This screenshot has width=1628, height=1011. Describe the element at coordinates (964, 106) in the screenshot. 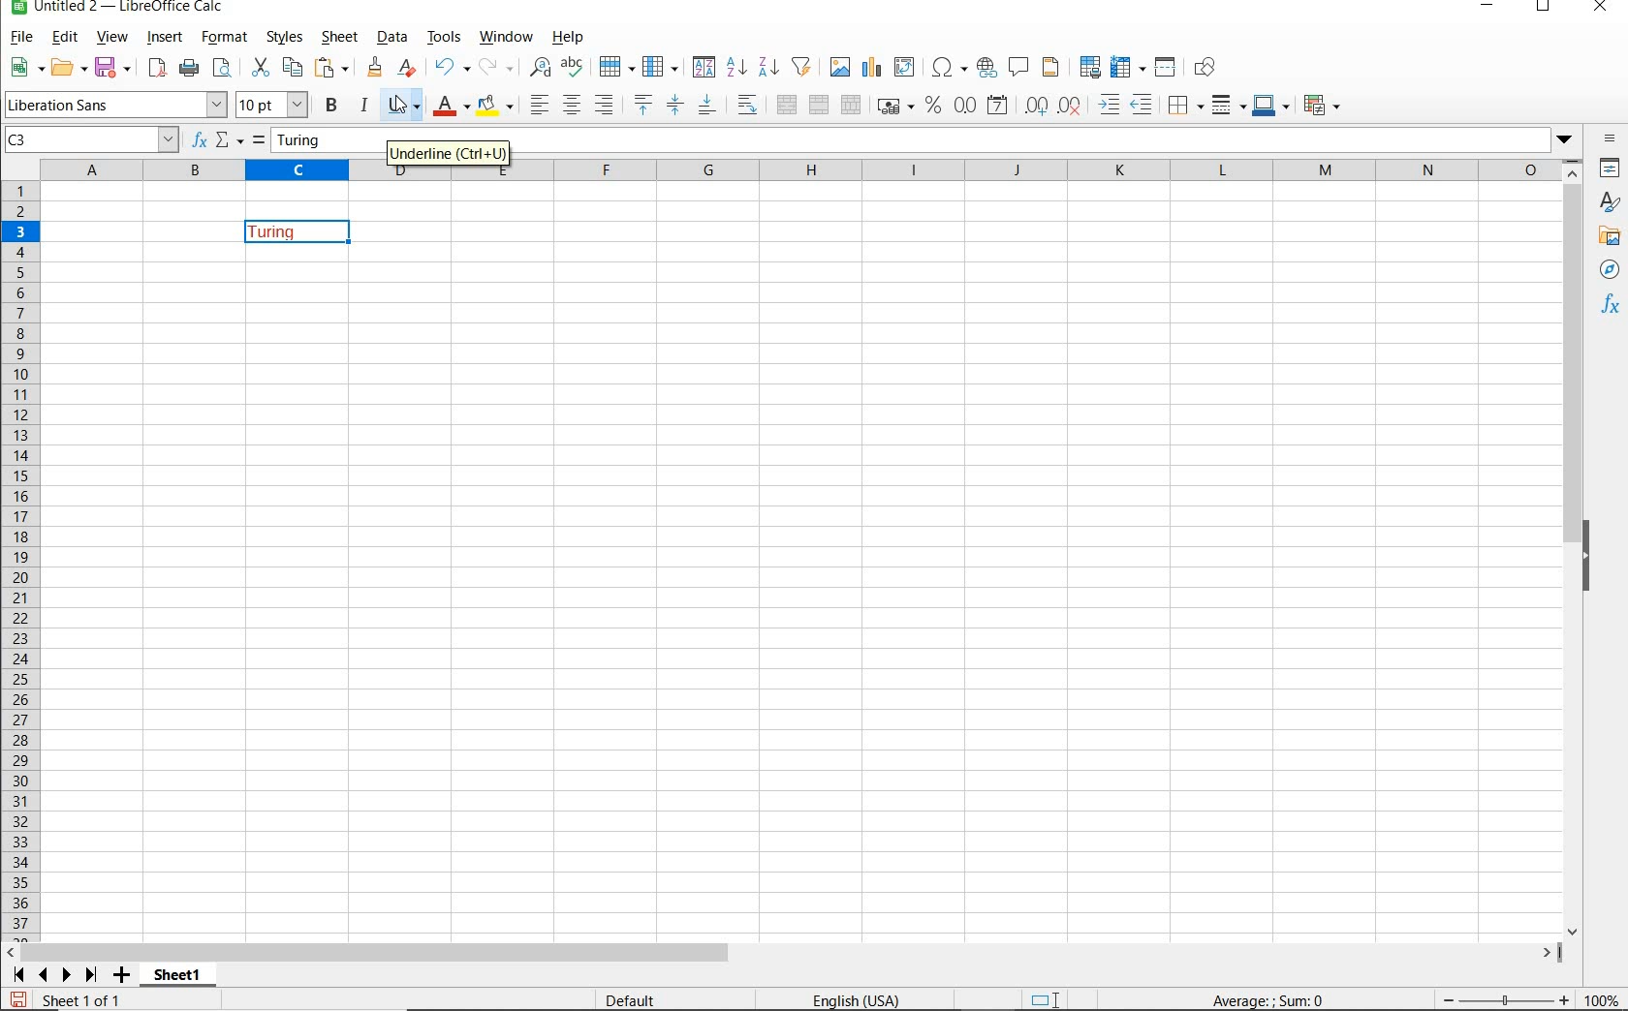

I see `FORMAT AS NUMBER` at that location.